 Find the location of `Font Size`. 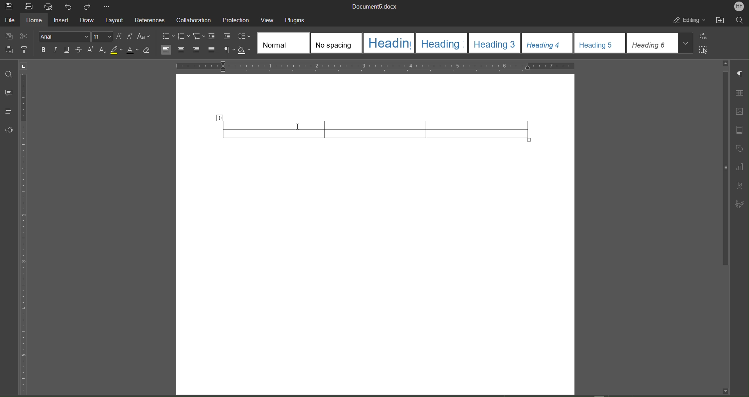

Font Size is located at coordinates (102, 37).